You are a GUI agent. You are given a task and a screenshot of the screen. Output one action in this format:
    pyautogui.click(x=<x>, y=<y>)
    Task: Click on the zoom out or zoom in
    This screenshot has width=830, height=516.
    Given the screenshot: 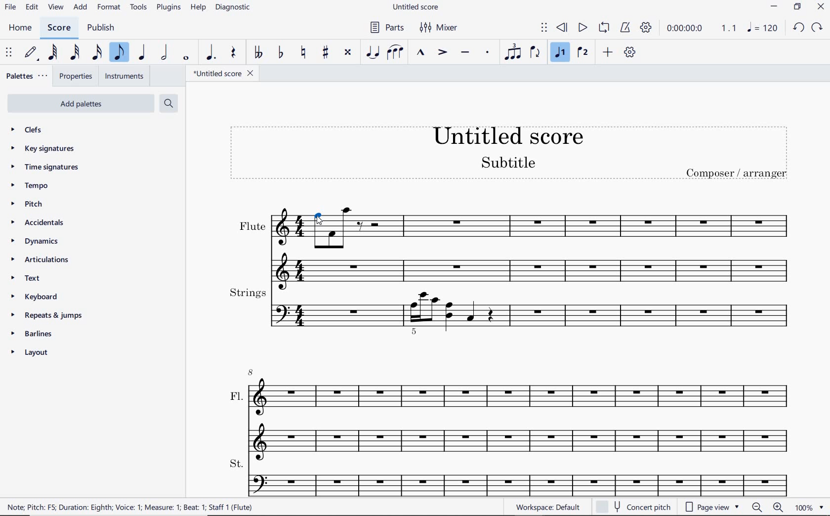 What is the action you would take?
    pyautogui.click(x=767, y=508)
    